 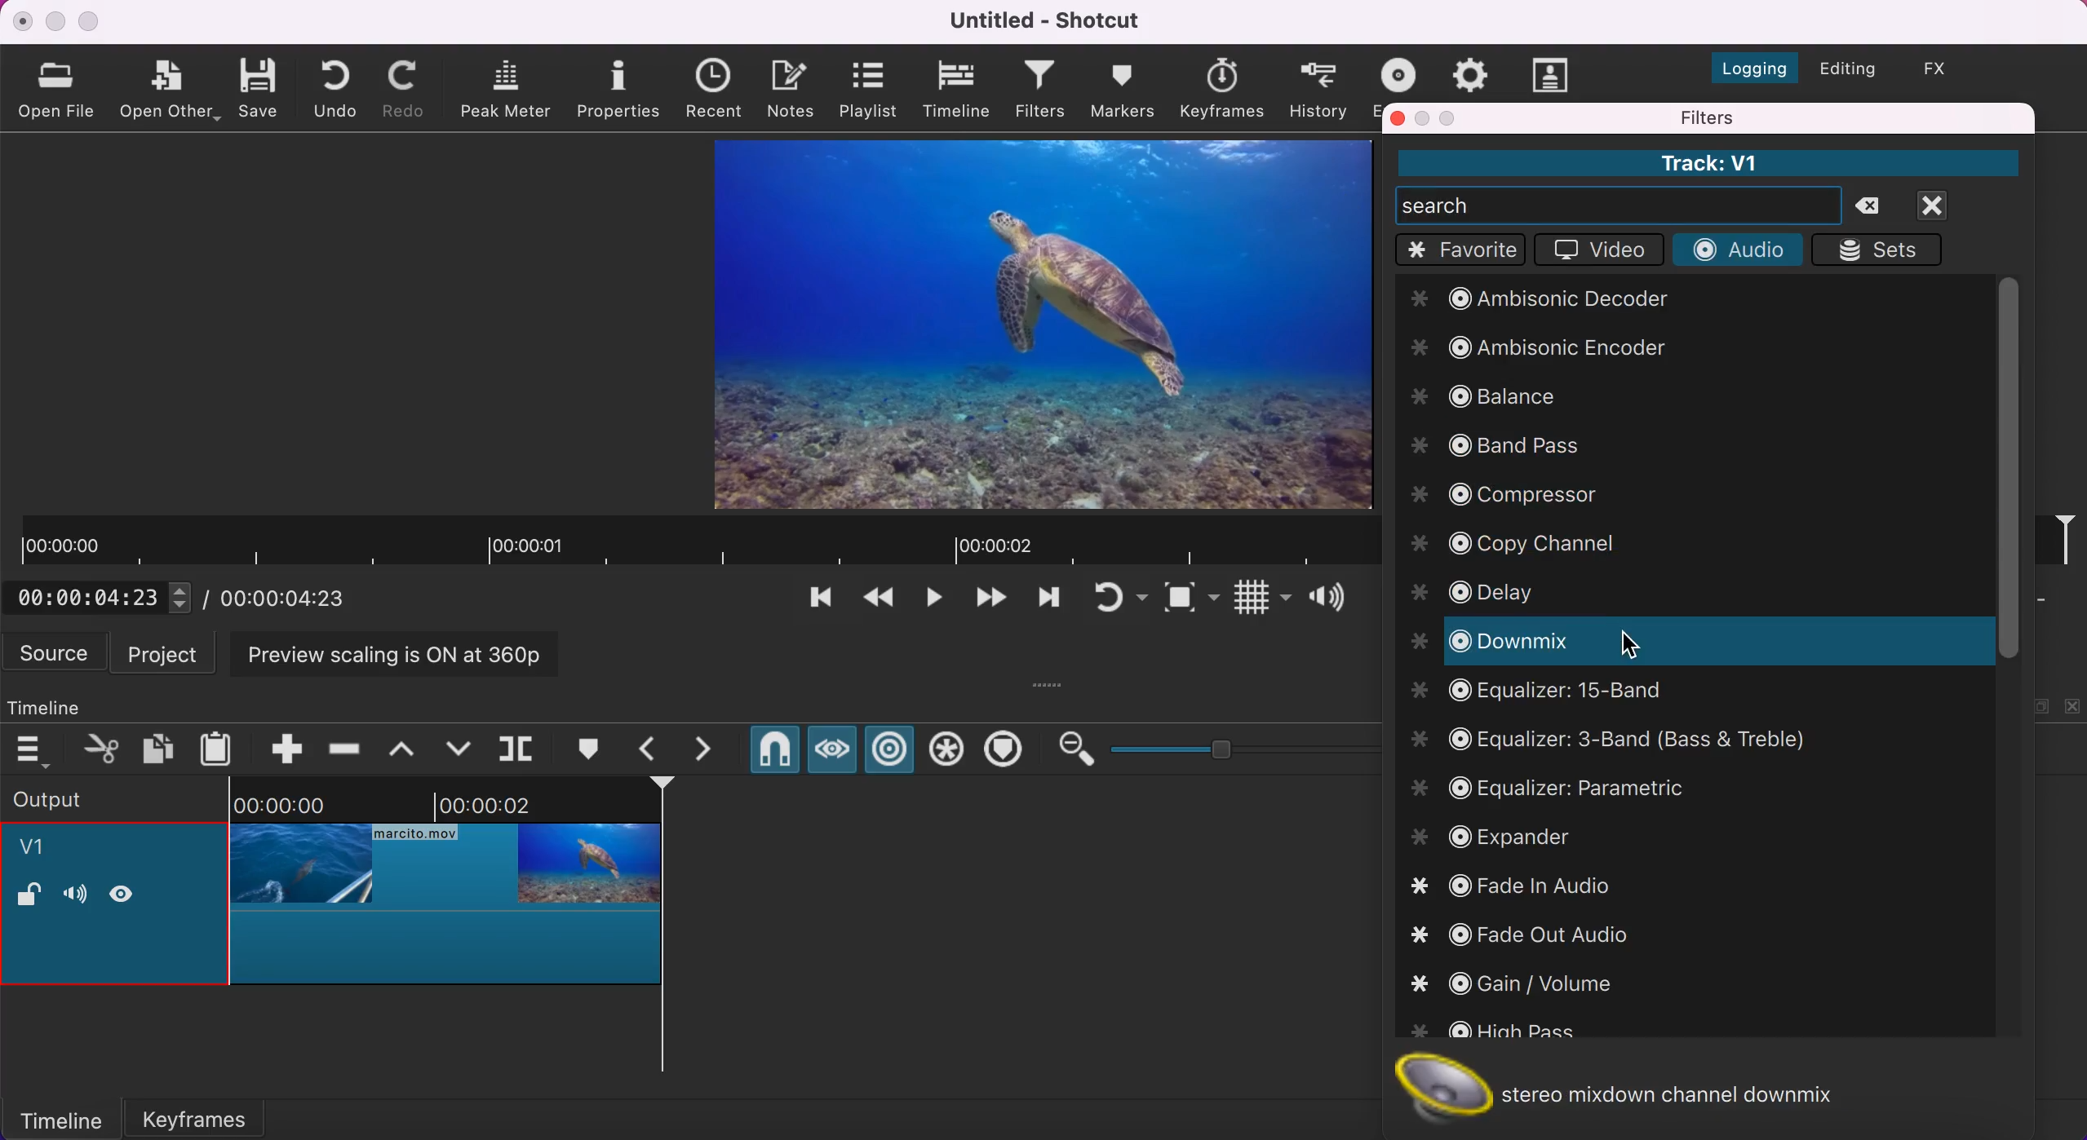 I want to click on toggle grid display on the player, so click(x=1260, y=601).